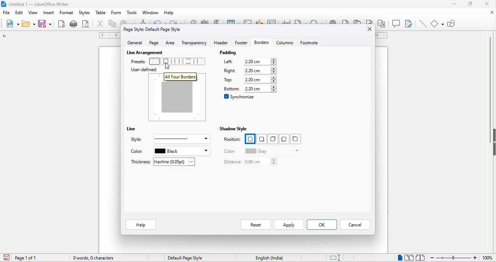  I want to click on export direct as pdf, so click(61, 24).